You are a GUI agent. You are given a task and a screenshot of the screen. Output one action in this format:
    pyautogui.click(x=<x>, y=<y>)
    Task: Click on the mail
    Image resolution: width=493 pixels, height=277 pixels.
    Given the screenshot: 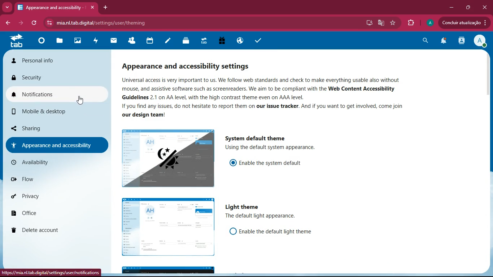 What is the action you would take?
    pyautogui.click(x=113, y=41)
    